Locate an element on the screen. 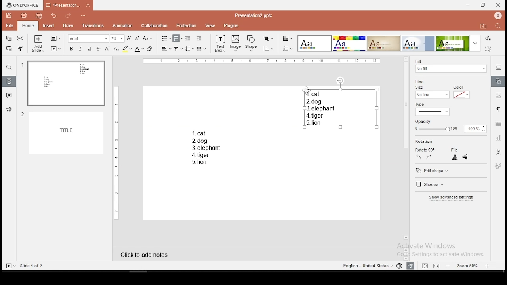  eraser tool is located at coordinates (151, 49).